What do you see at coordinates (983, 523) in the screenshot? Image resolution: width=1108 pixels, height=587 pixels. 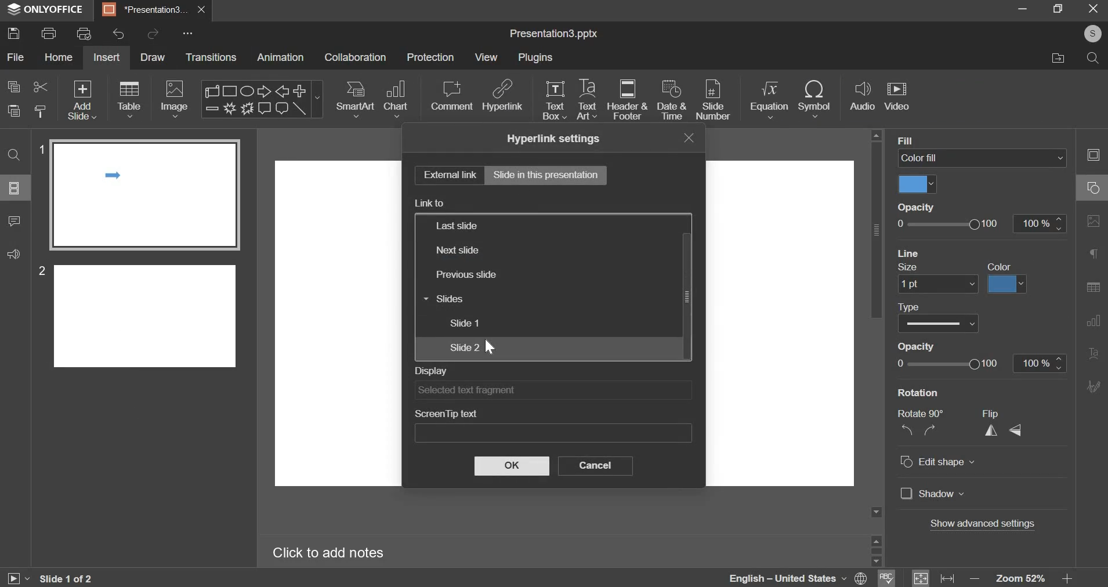 I see `show advanced settings` at bounding box center [983, 523].